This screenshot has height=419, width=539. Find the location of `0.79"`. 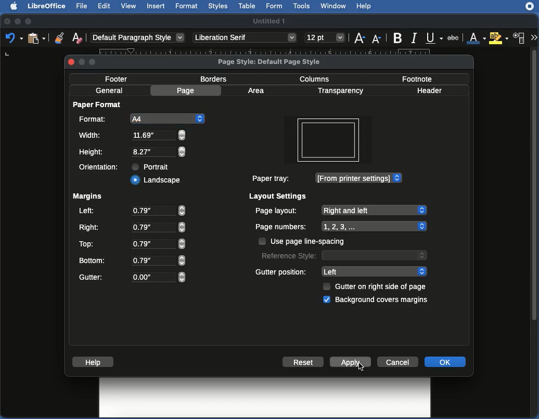

0.79" is located at coordinates (158, 260).